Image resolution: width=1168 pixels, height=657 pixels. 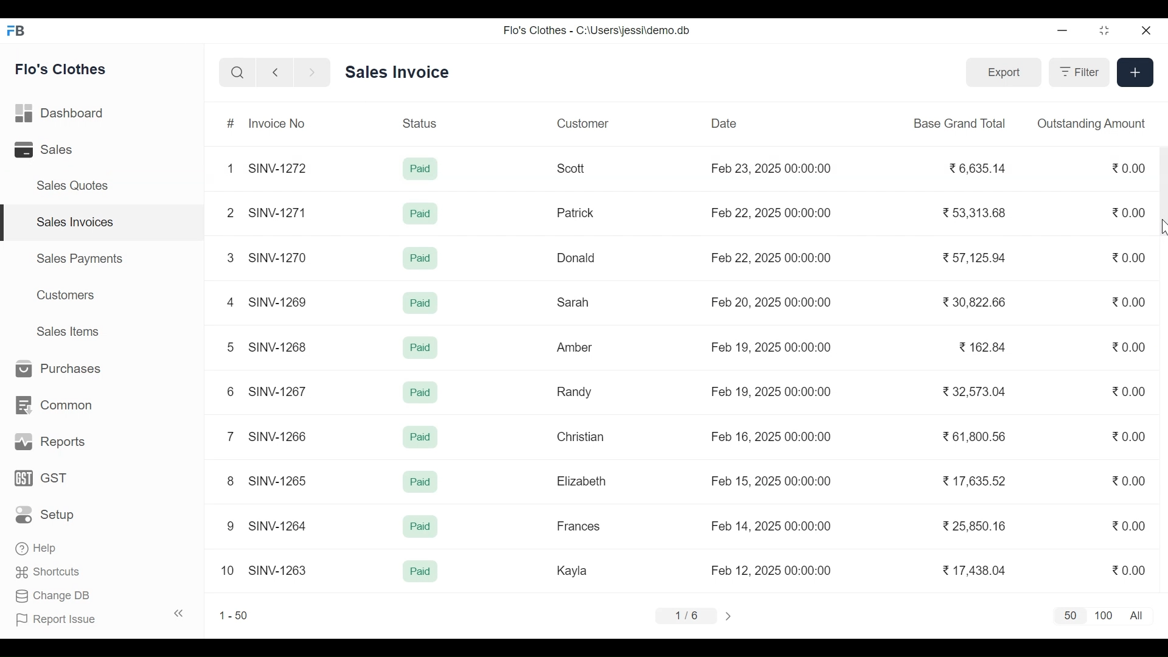 What do you see at coordinates (579, 526) in the screenshot?
I see `Frances` at bounding box center [579, 526].